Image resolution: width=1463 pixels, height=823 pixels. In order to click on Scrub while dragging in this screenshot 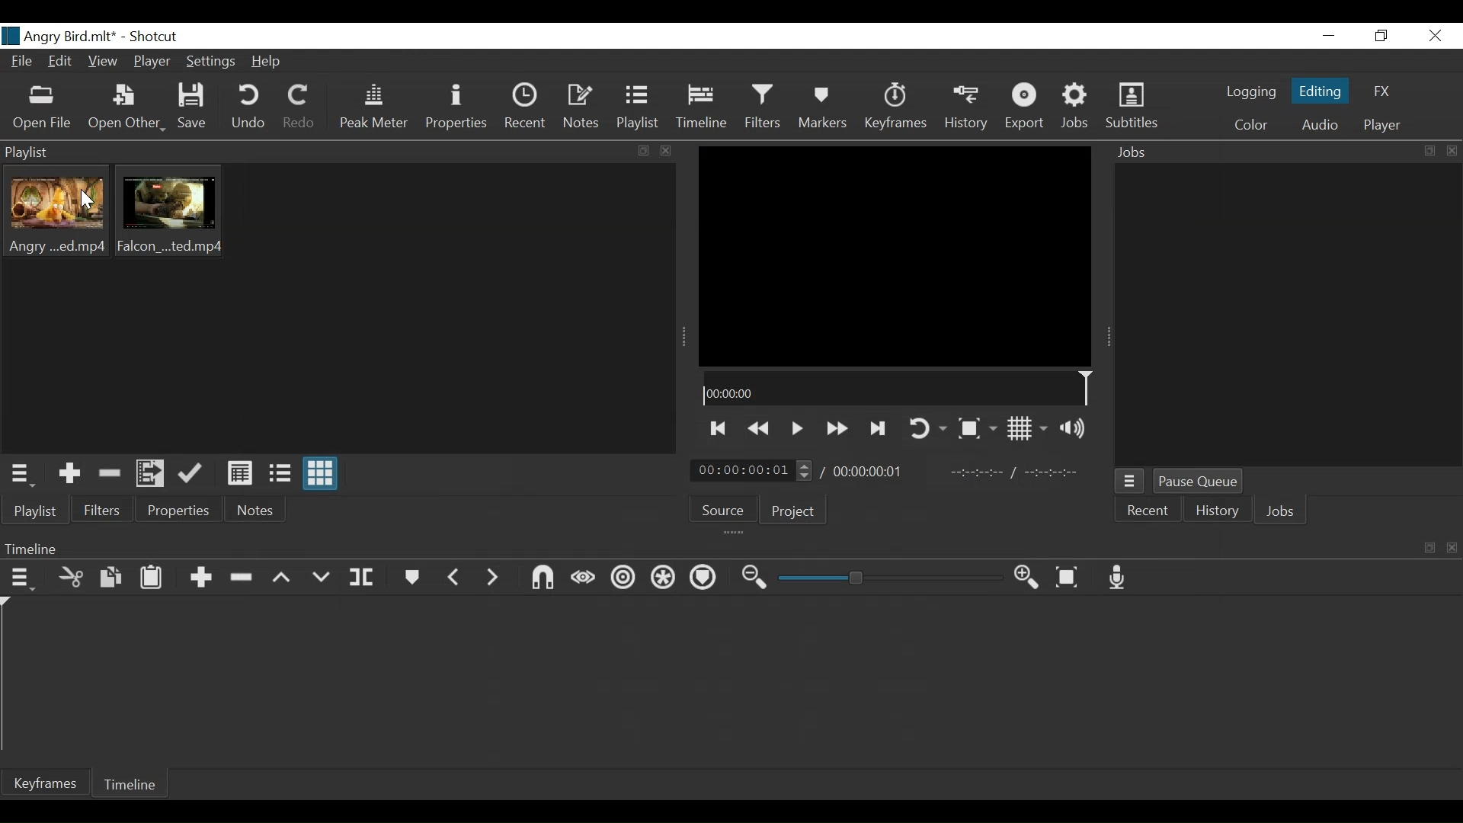, I will do `click(584, 581)`.